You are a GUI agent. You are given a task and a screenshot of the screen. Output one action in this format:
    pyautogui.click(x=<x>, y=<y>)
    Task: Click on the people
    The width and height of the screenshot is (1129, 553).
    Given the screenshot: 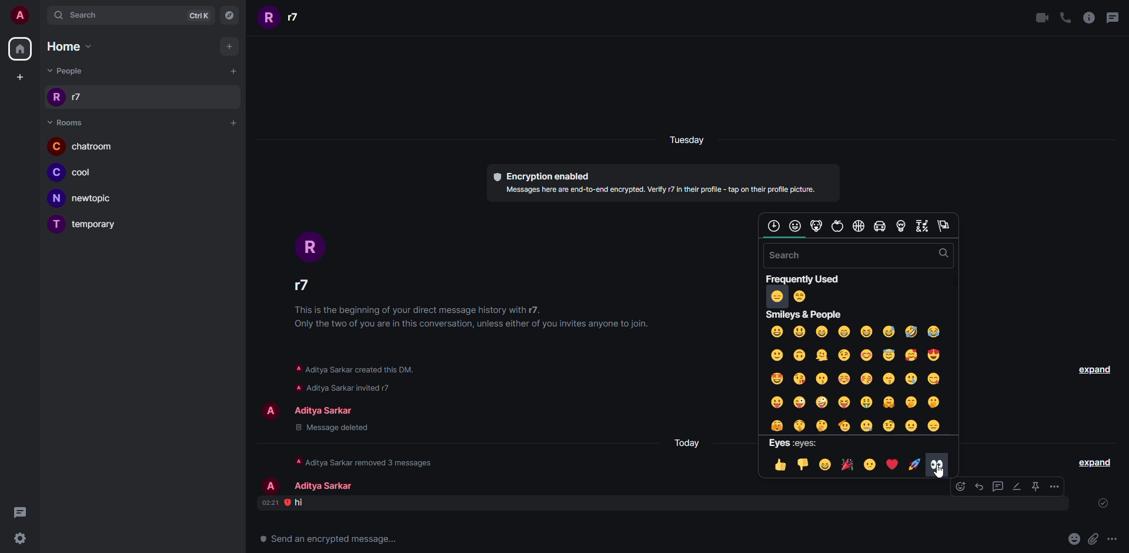 What is the action you would take?
    pyautogui.click(x=300, y=286)
    